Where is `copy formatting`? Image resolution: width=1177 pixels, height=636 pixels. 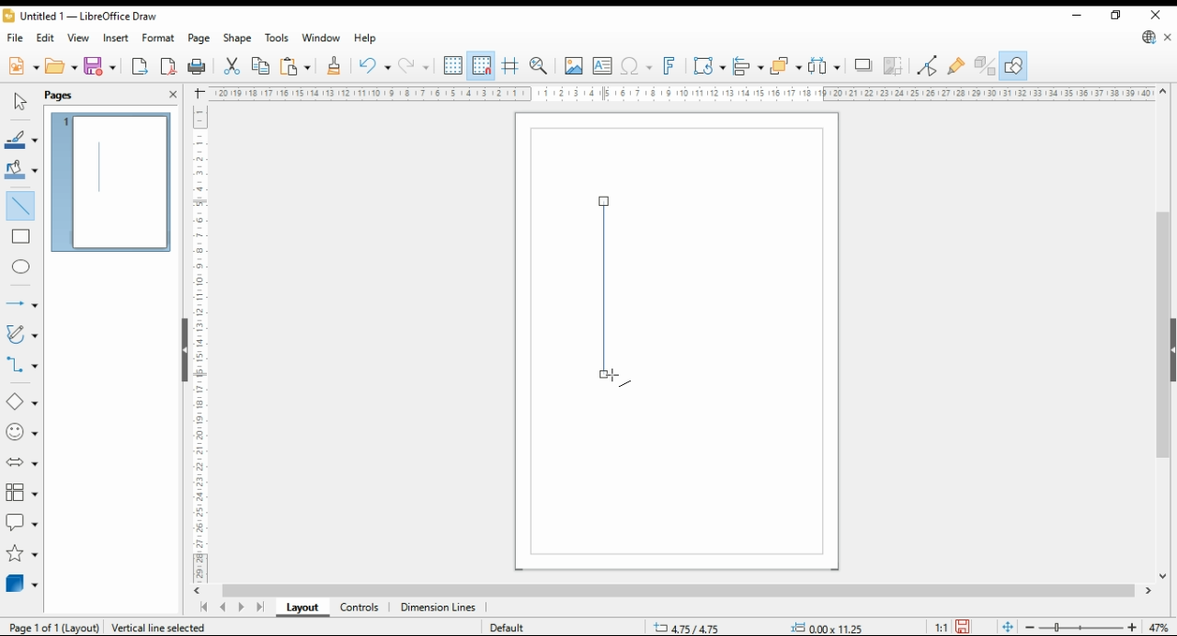 copy formatting is located at coordinates (335, 66).